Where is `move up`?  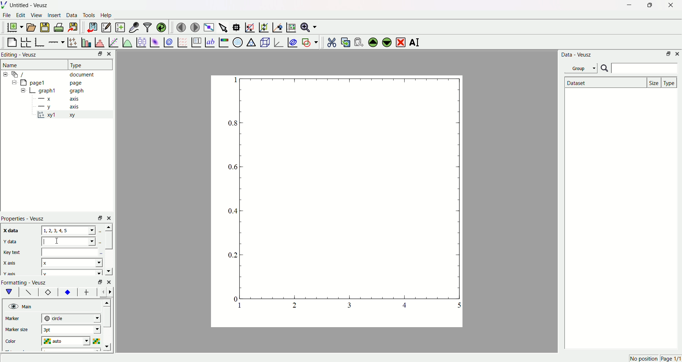
move up is located at coordinates (108, 227).